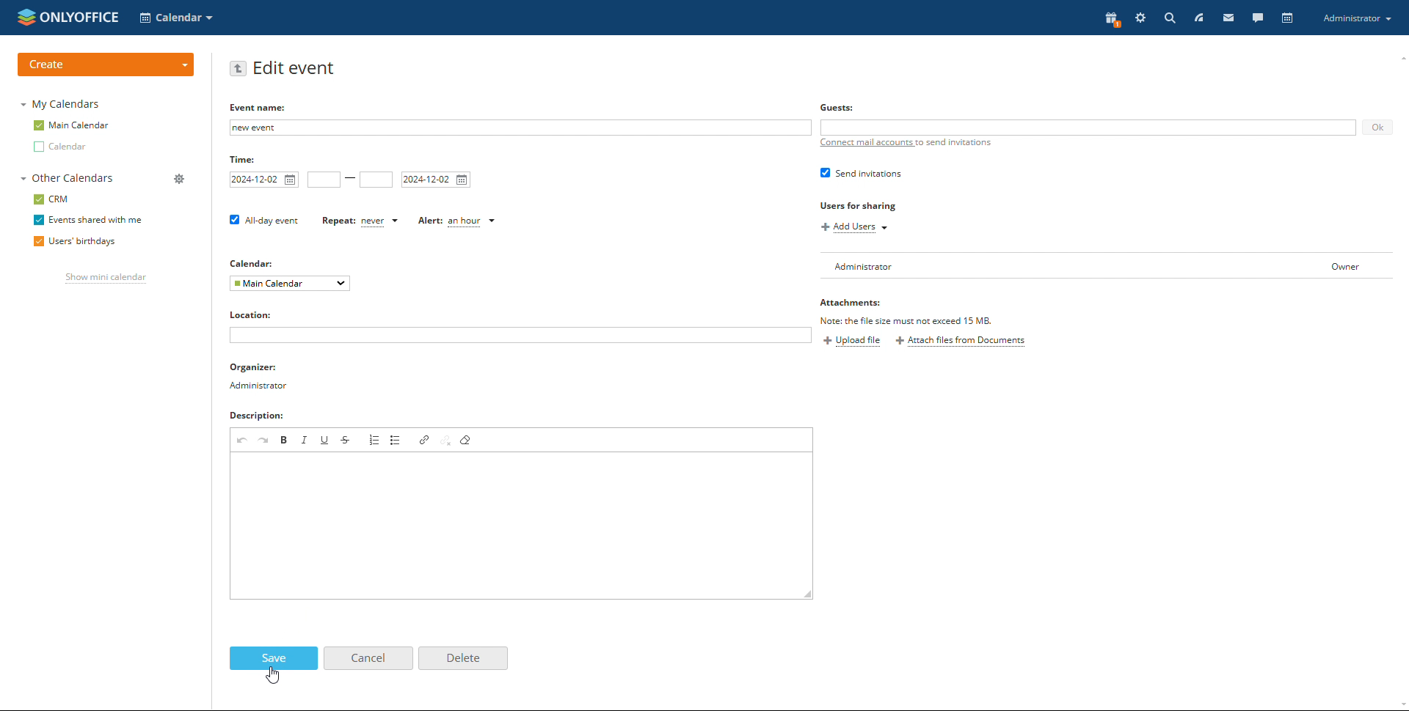 This screenshot has height=711, width=1409. I want to click on add description, so click(516, 526).